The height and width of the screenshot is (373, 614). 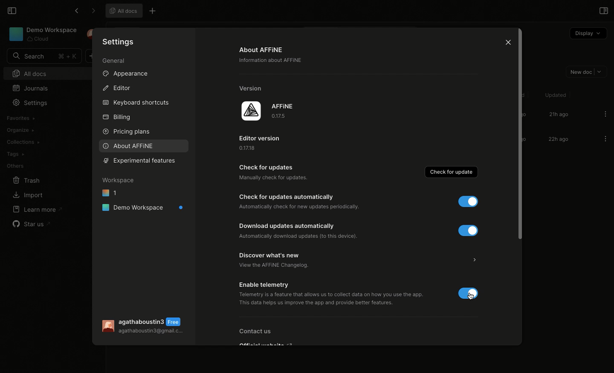 I want to click on Others, so click(x=15, y=166).